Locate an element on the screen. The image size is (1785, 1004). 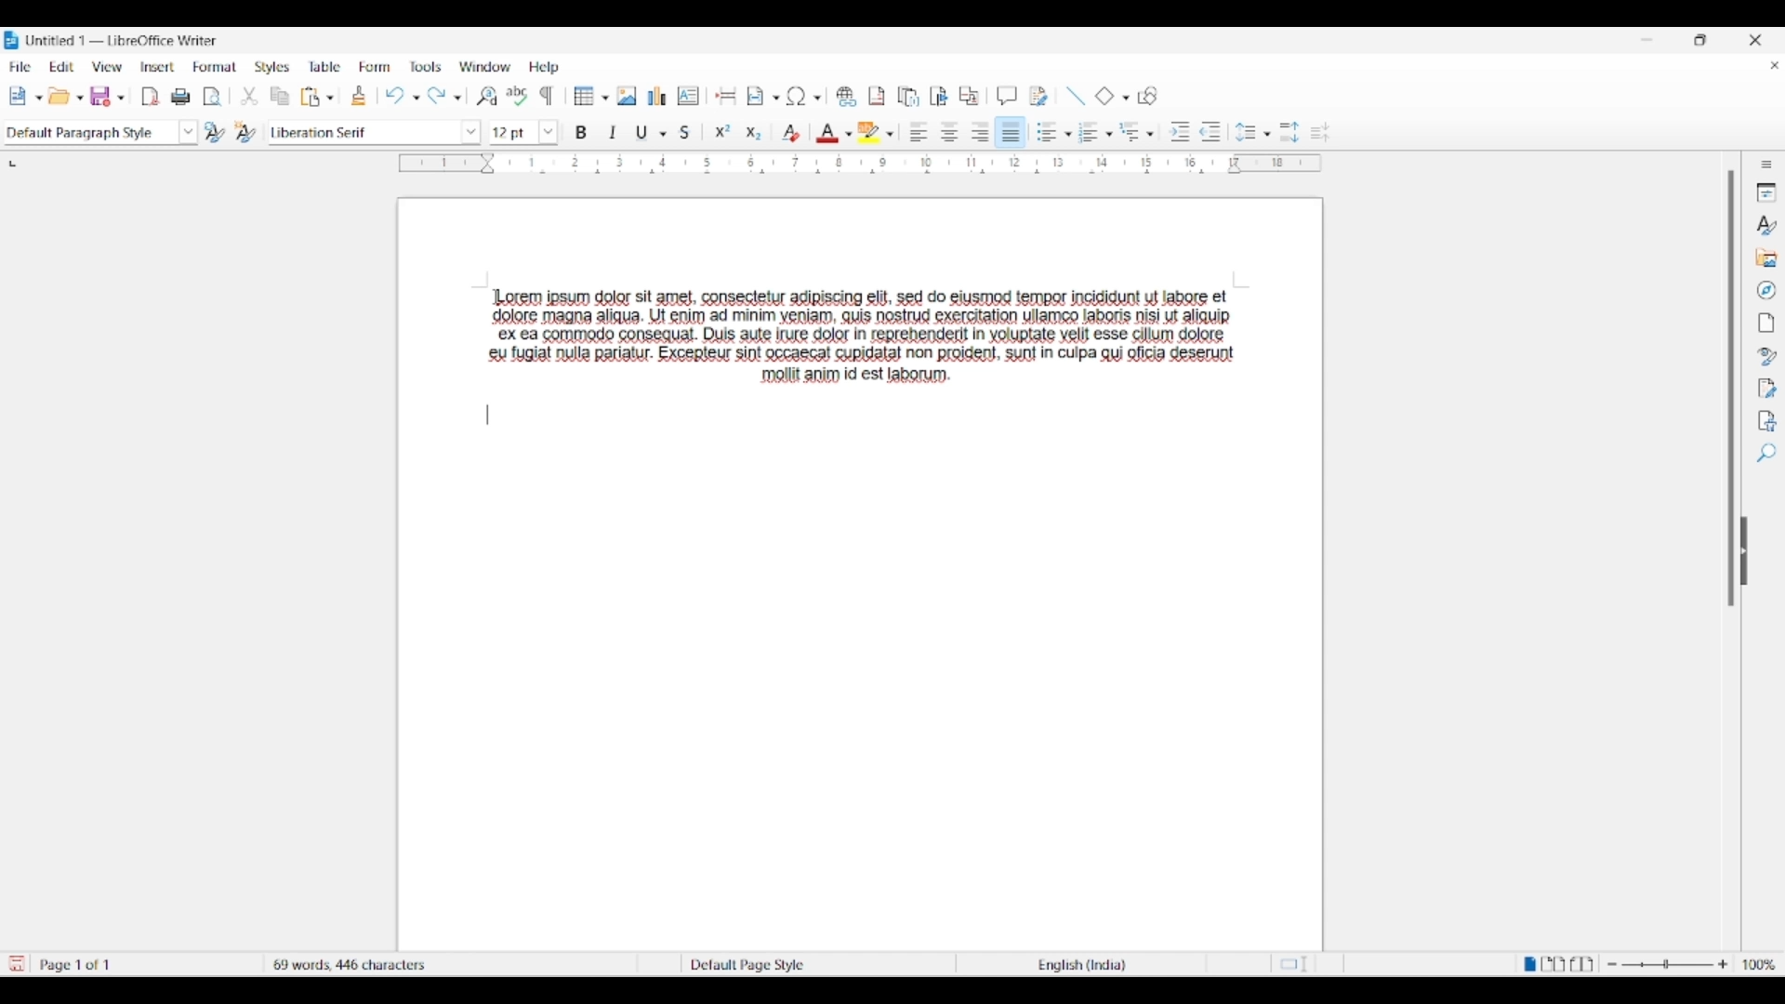
Form is located at coordinates (374, 66).